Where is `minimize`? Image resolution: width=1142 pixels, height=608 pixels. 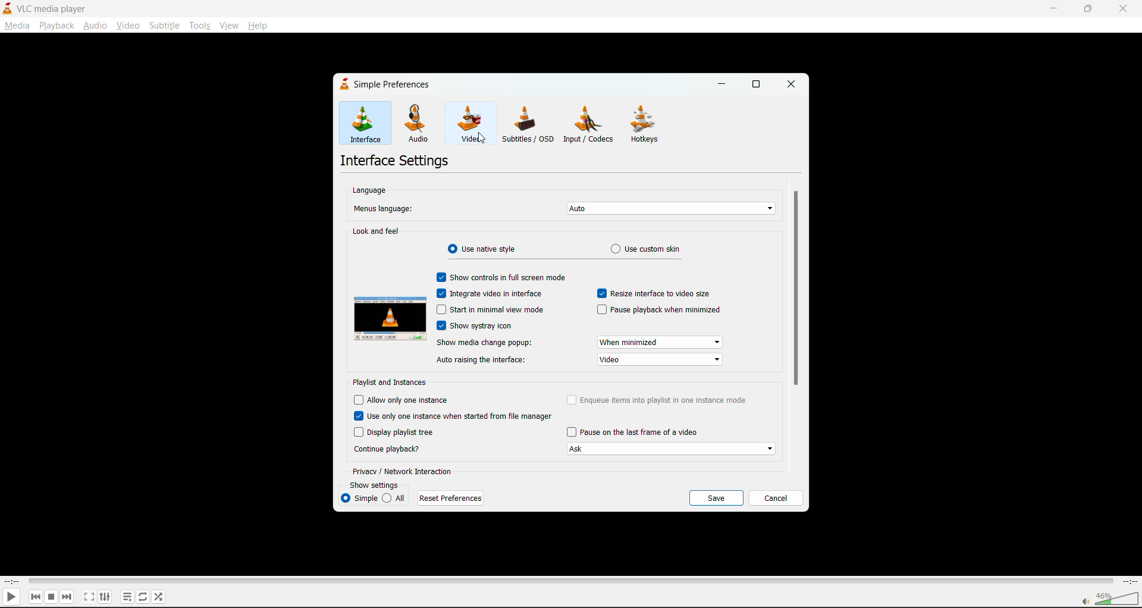
minimize is located at coordinates (1052, 9).